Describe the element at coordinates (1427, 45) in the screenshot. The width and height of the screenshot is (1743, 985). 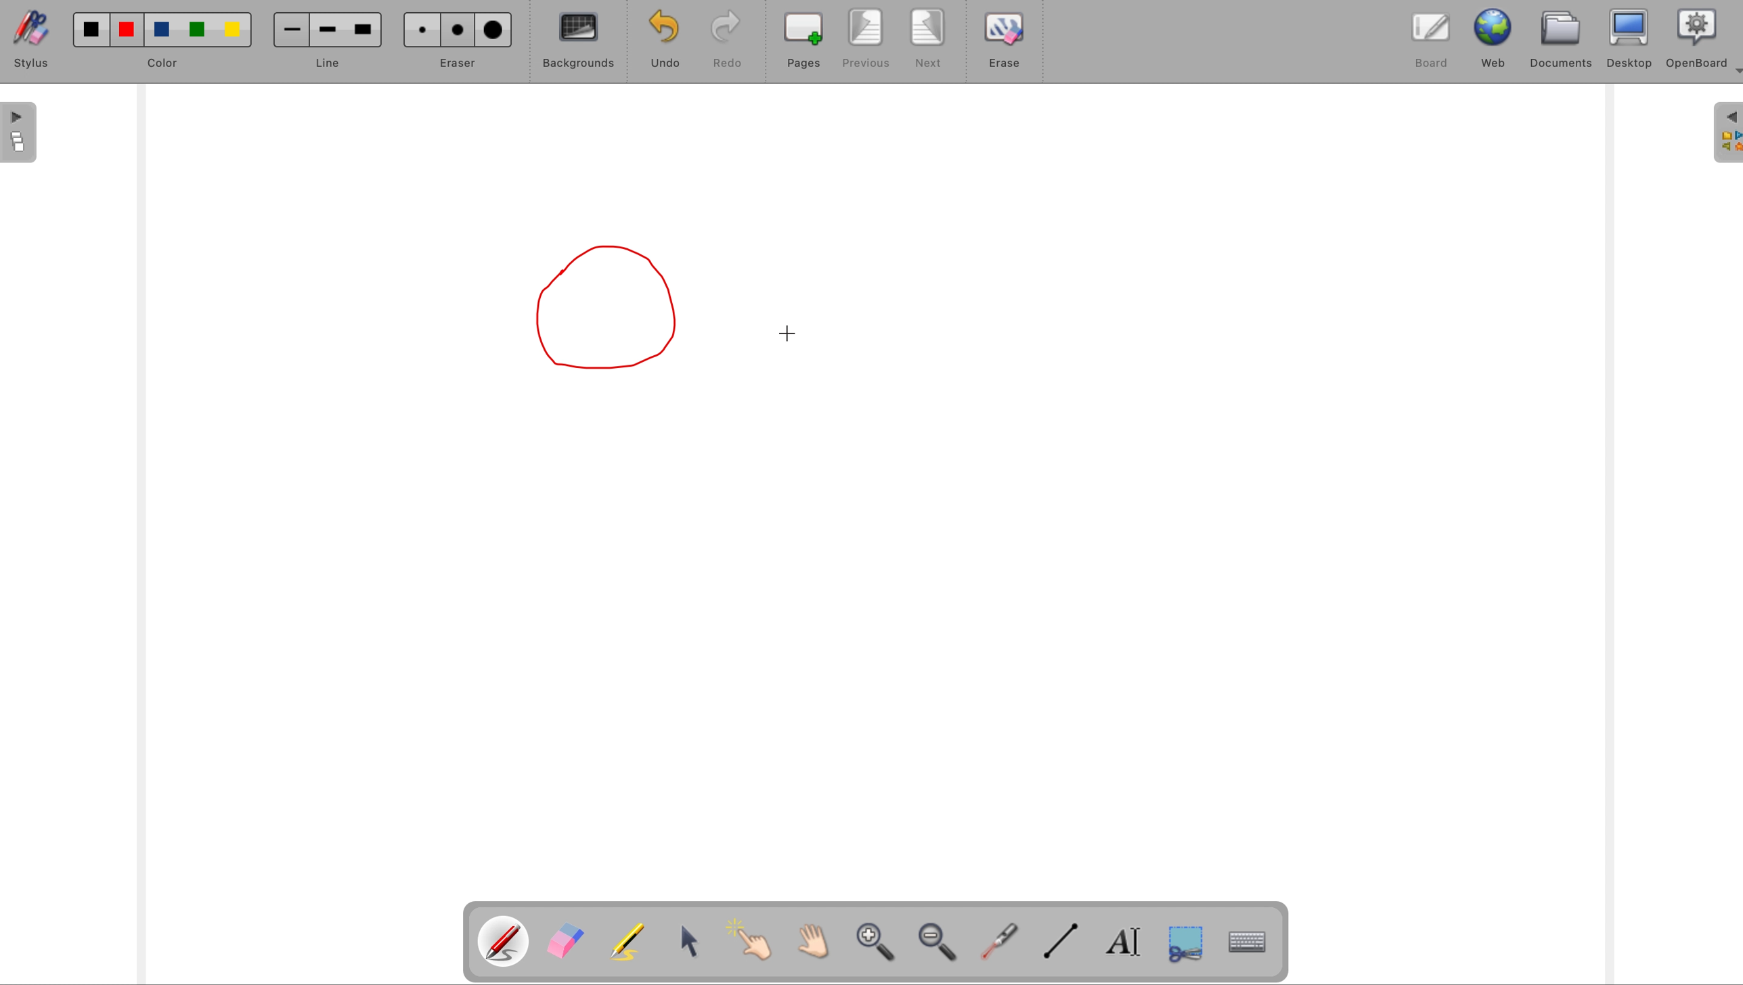
I see `board` at that location.